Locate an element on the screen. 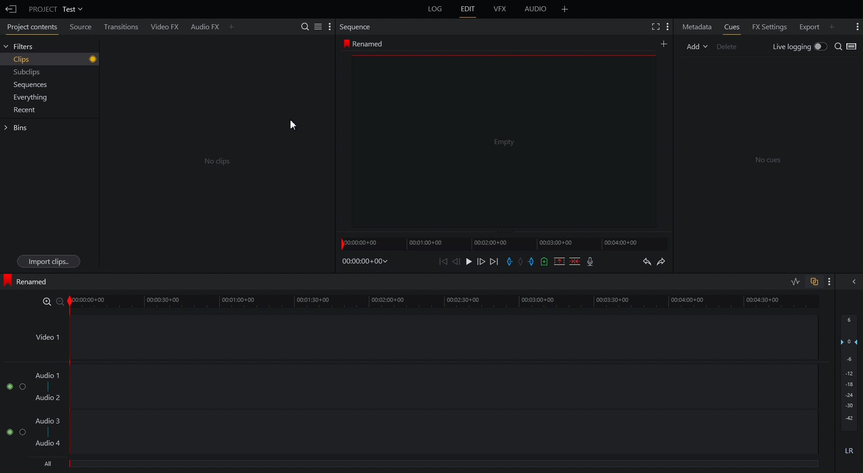 The height and width of the screenshot is (473, 863). Show/hide audio mix is located at coordinates (854, 282).